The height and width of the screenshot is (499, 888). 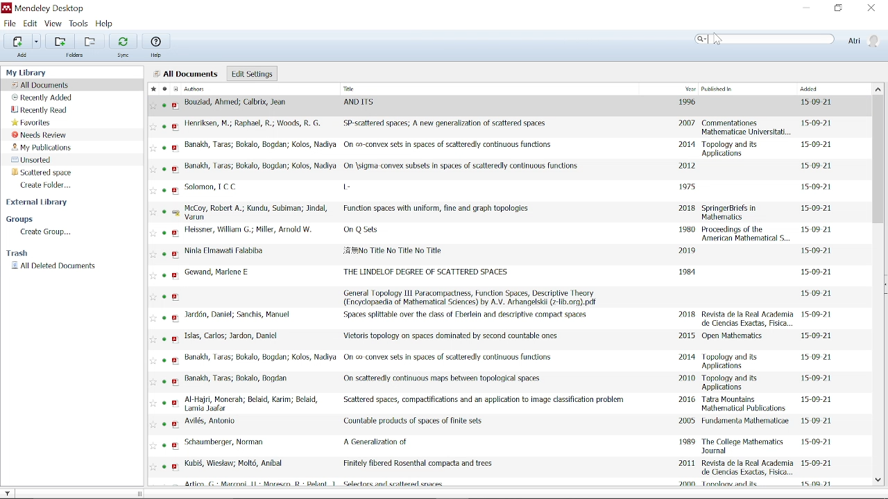 I want to click on Add to favorite, so click(x=153, y=424).